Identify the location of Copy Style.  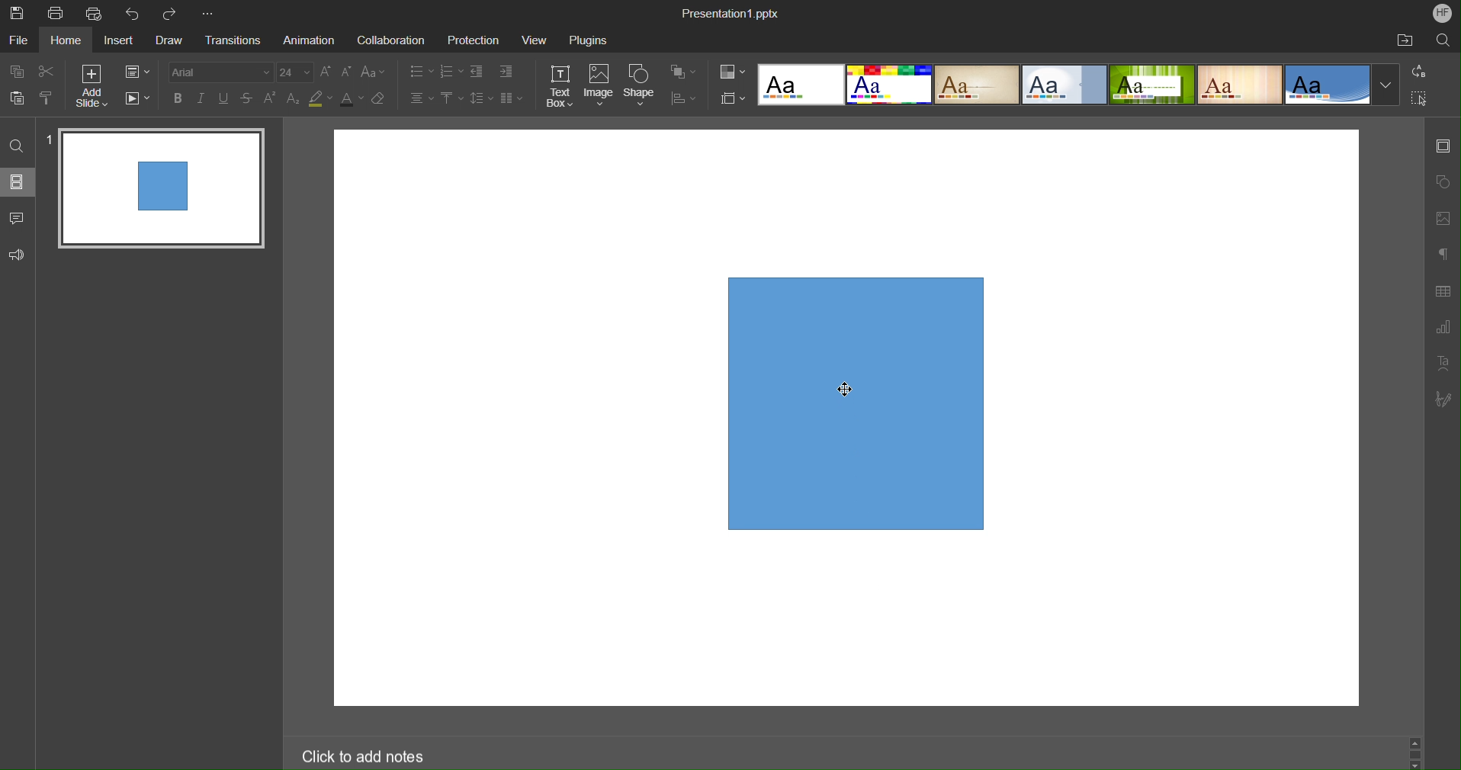
(46, 98).